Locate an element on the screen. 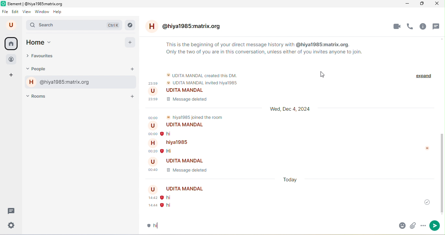  voice call is located at coordinates (411, 26).